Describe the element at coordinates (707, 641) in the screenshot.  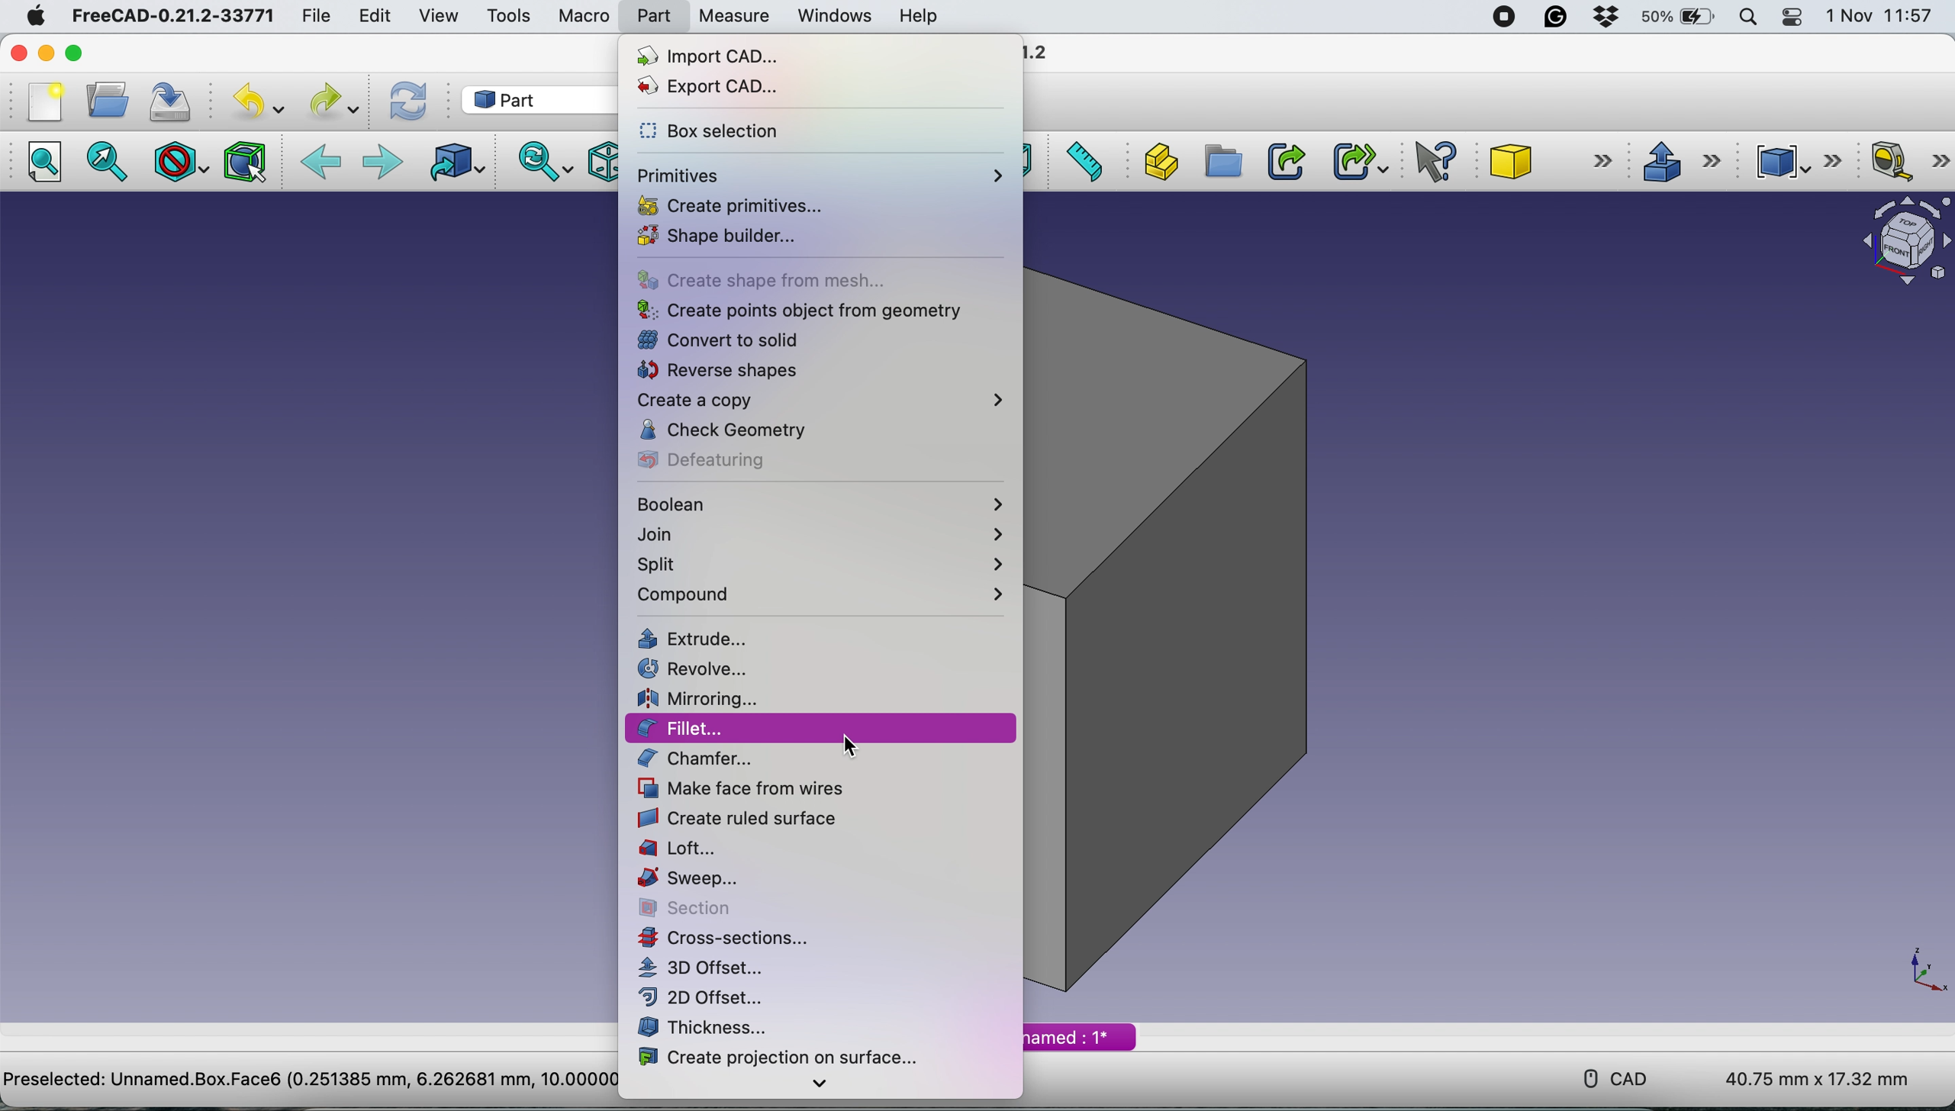
I see `extrude` at that location.